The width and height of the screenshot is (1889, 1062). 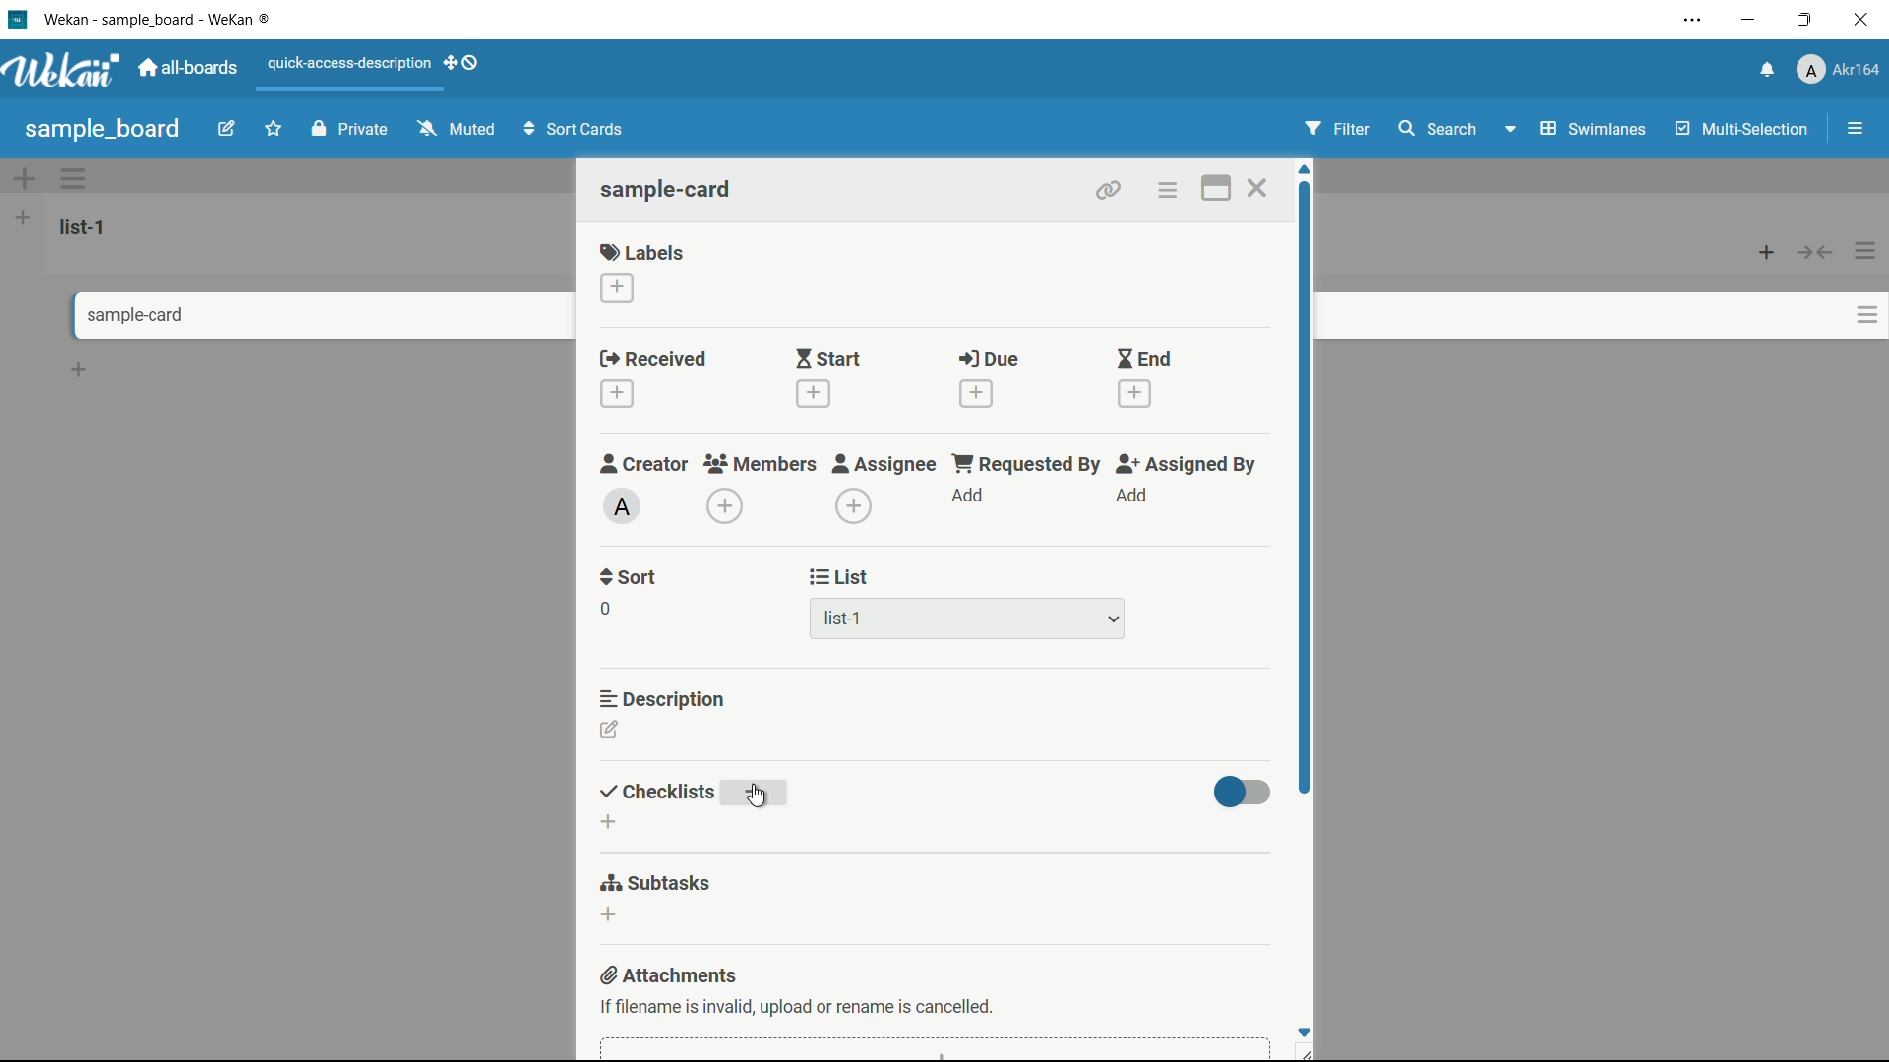 What do you see at coordinates (619, 289) in the screenshot?
I see `add label` at bounding box center [619, 289].